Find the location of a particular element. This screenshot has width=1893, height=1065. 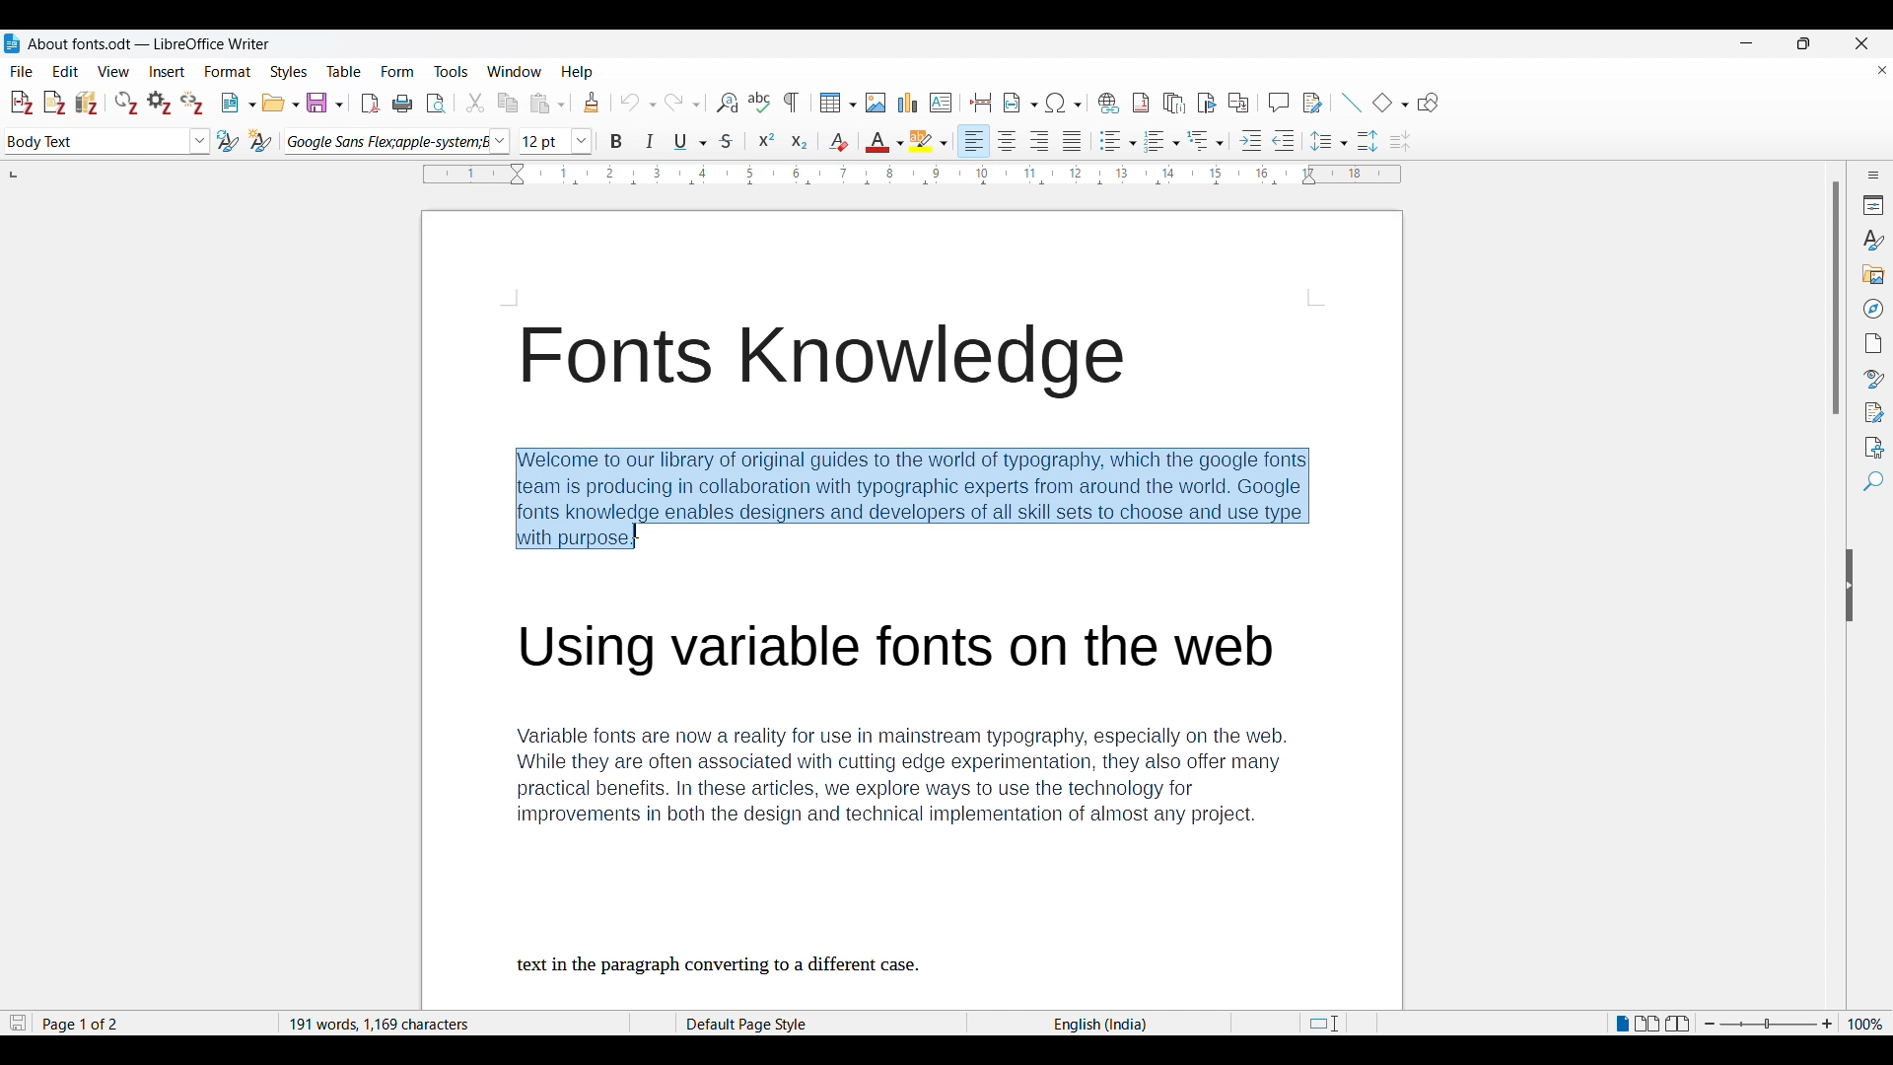

Show track change functions is located at coordinates (1313, 104).